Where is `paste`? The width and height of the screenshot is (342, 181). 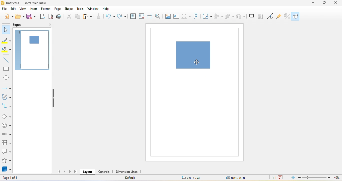 paste is located at coordinates (88, 17).